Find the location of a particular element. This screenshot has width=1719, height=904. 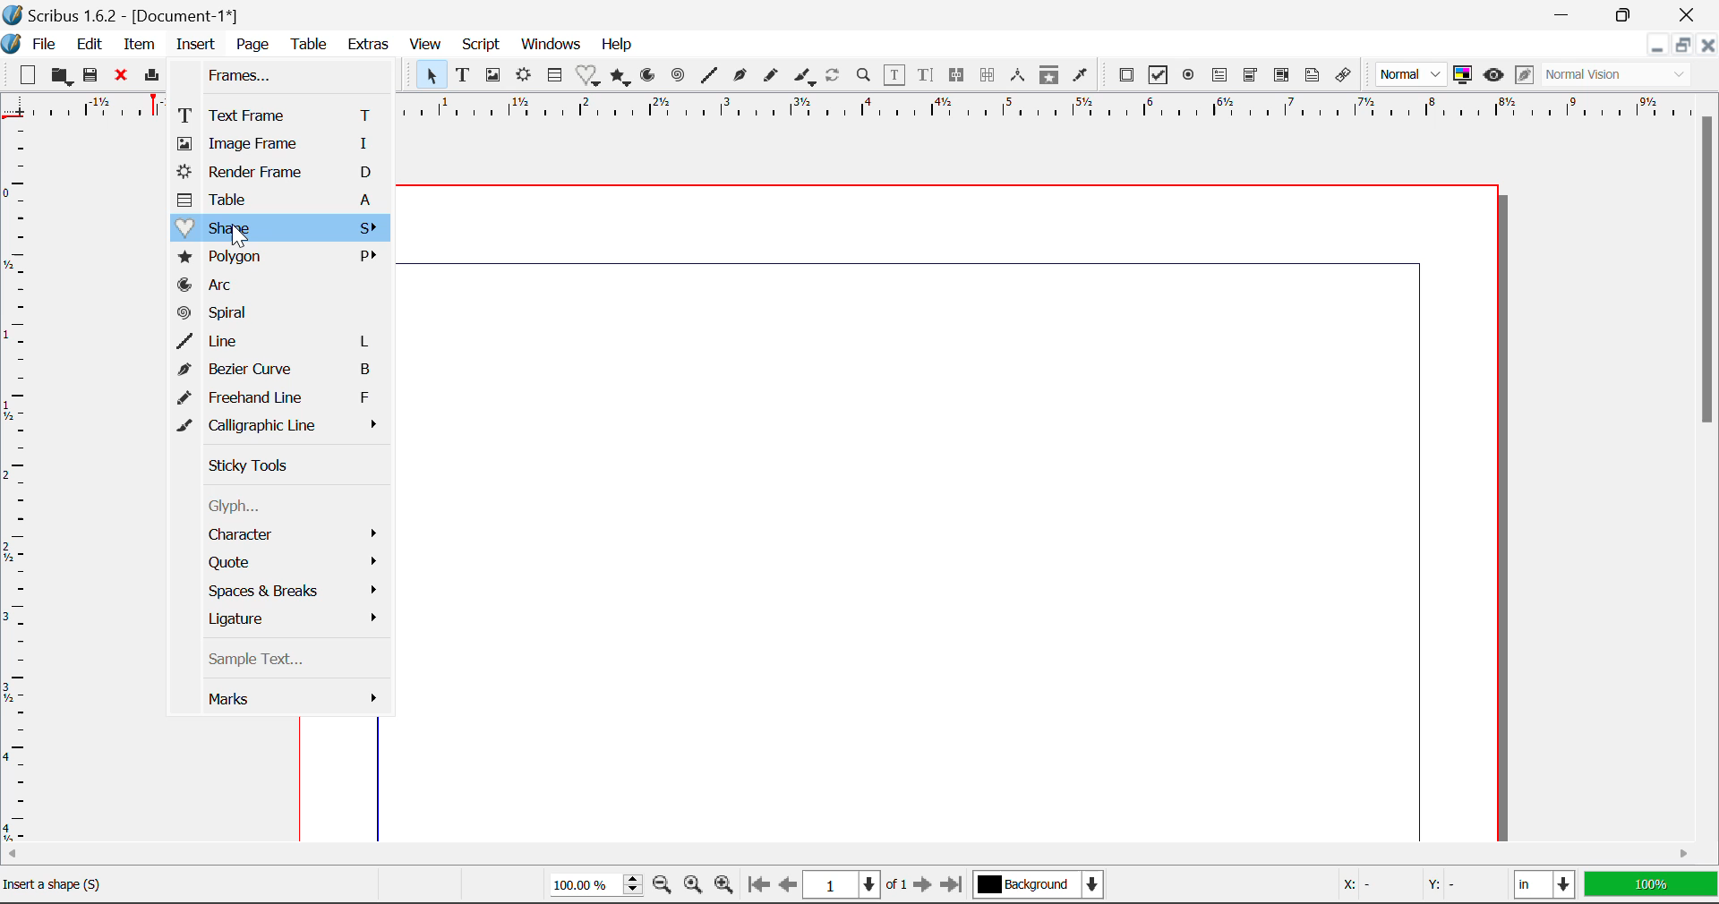

Line is located at coordinates (711, 76).